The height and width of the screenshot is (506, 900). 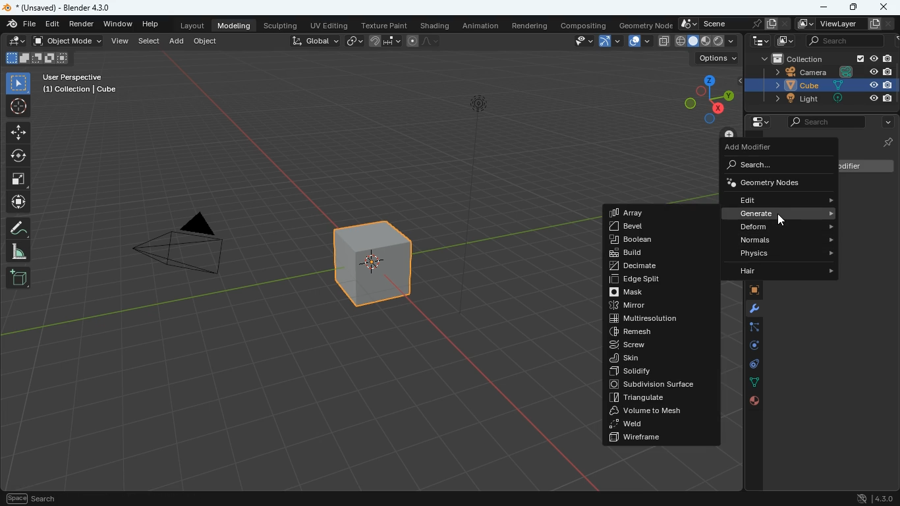 I want to click on subdivision surface, so click(x=660, y=385).